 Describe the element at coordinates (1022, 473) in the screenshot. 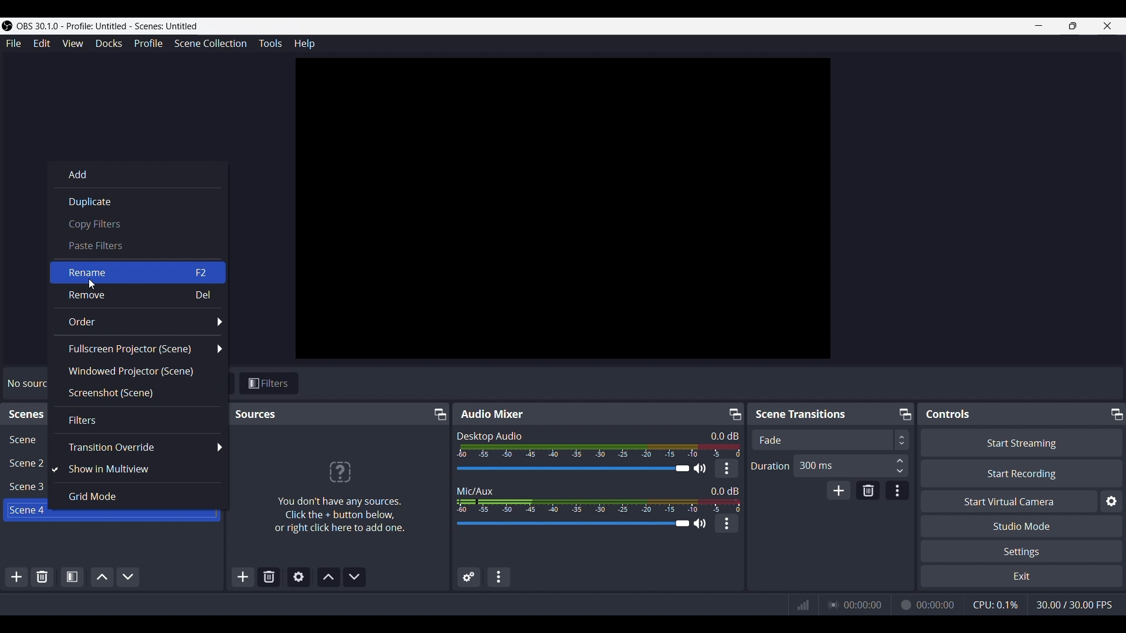

I see `Start Recording` at that location.